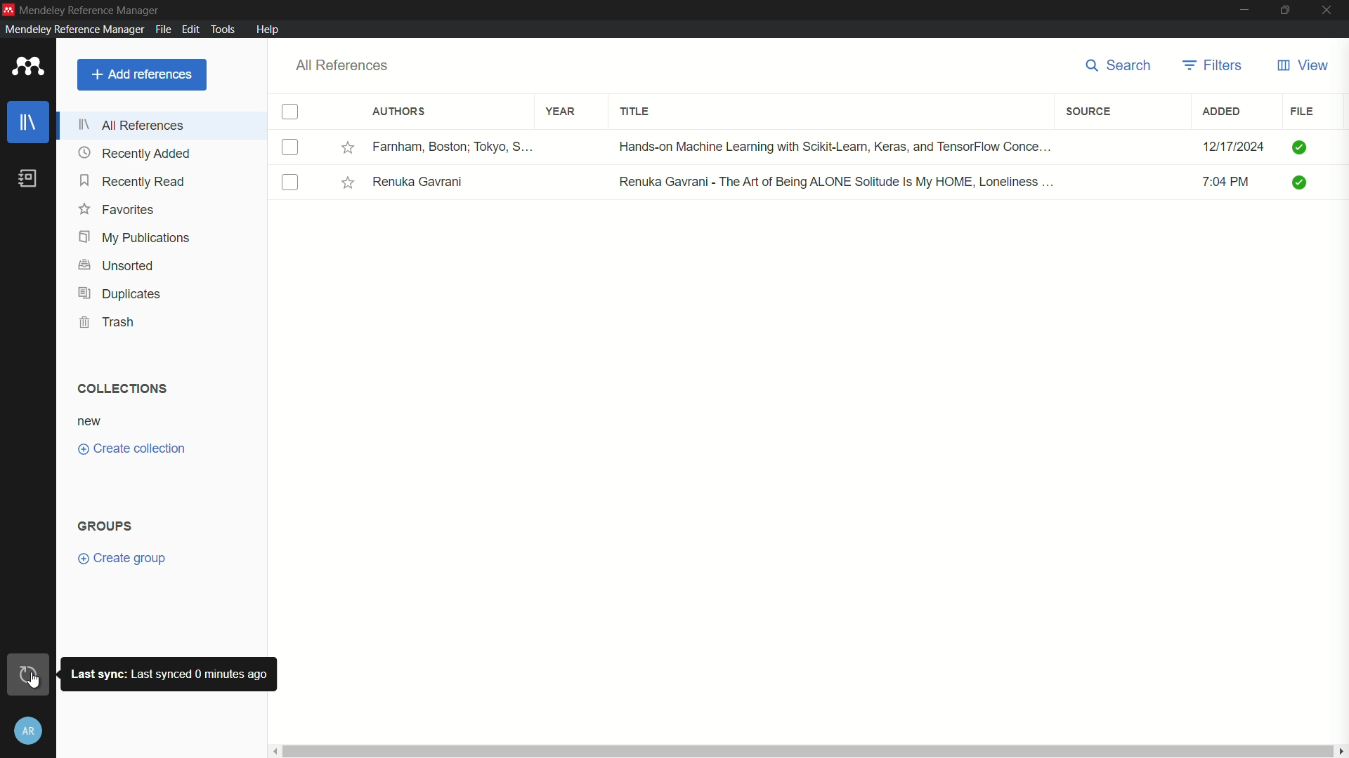  Describe the element at coordinates (344, 65) in the screenshot. I see `all references` at that location.